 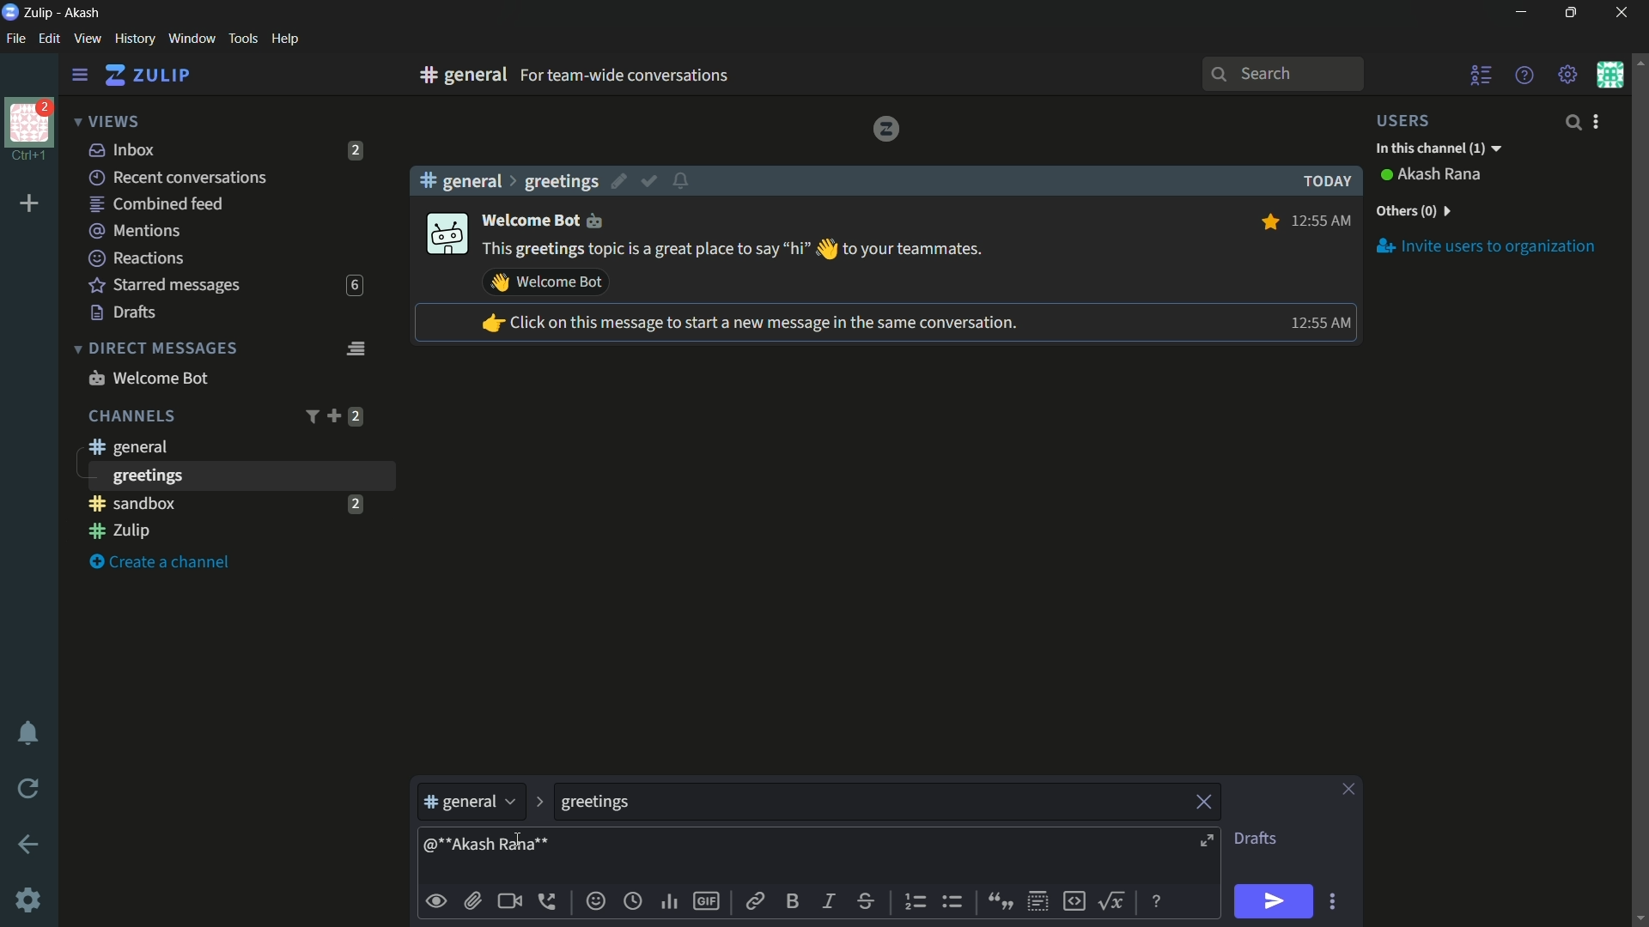 What do you see at coordinates (210, 503) in the screenshot?
I see `sandbox` at bounding box center [210, 503].